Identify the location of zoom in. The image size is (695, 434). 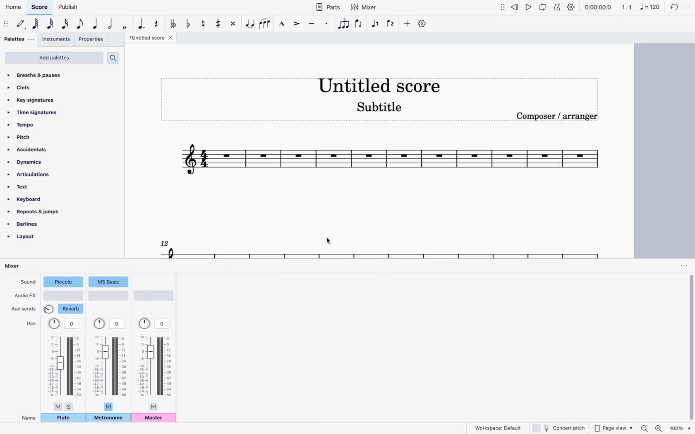
(659, 427).